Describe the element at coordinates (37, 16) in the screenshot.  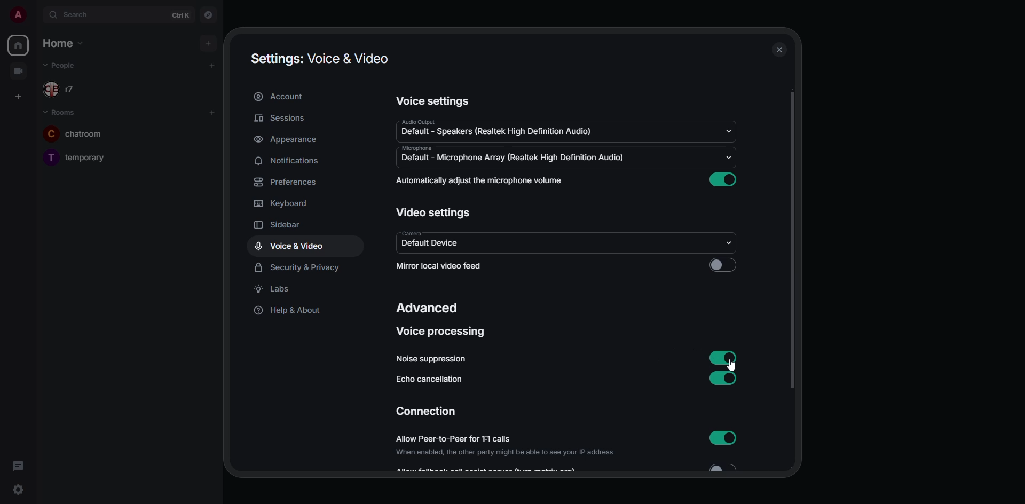
I see `expand` at that location.